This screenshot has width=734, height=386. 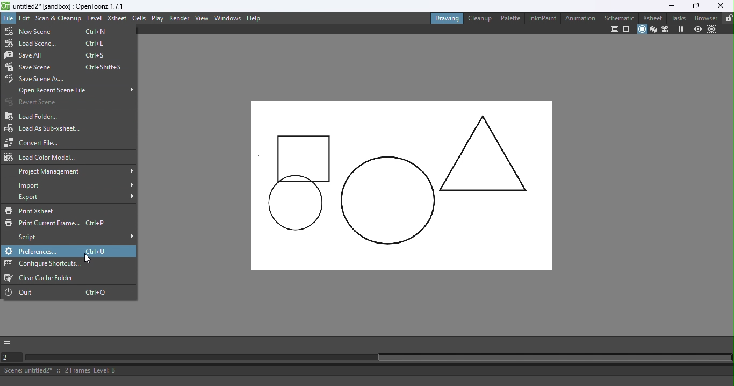 I want to click on Tasks, so click(x=678, y=17).